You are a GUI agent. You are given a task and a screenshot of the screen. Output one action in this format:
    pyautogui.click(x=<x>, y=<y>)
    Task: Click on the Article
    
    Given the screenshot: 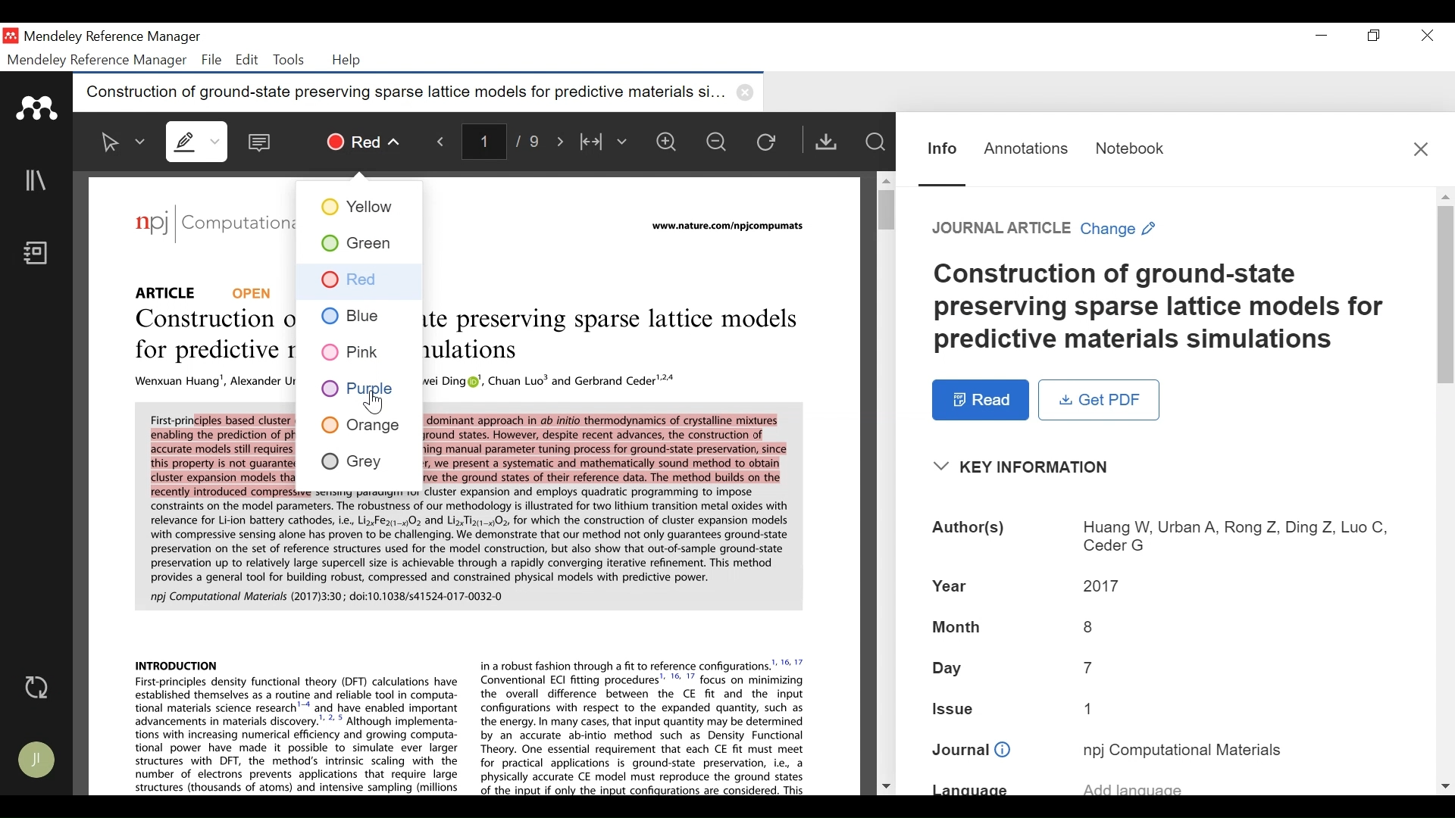 What is the action you would take?
    pyautogui.click(x=161, y=289)
    